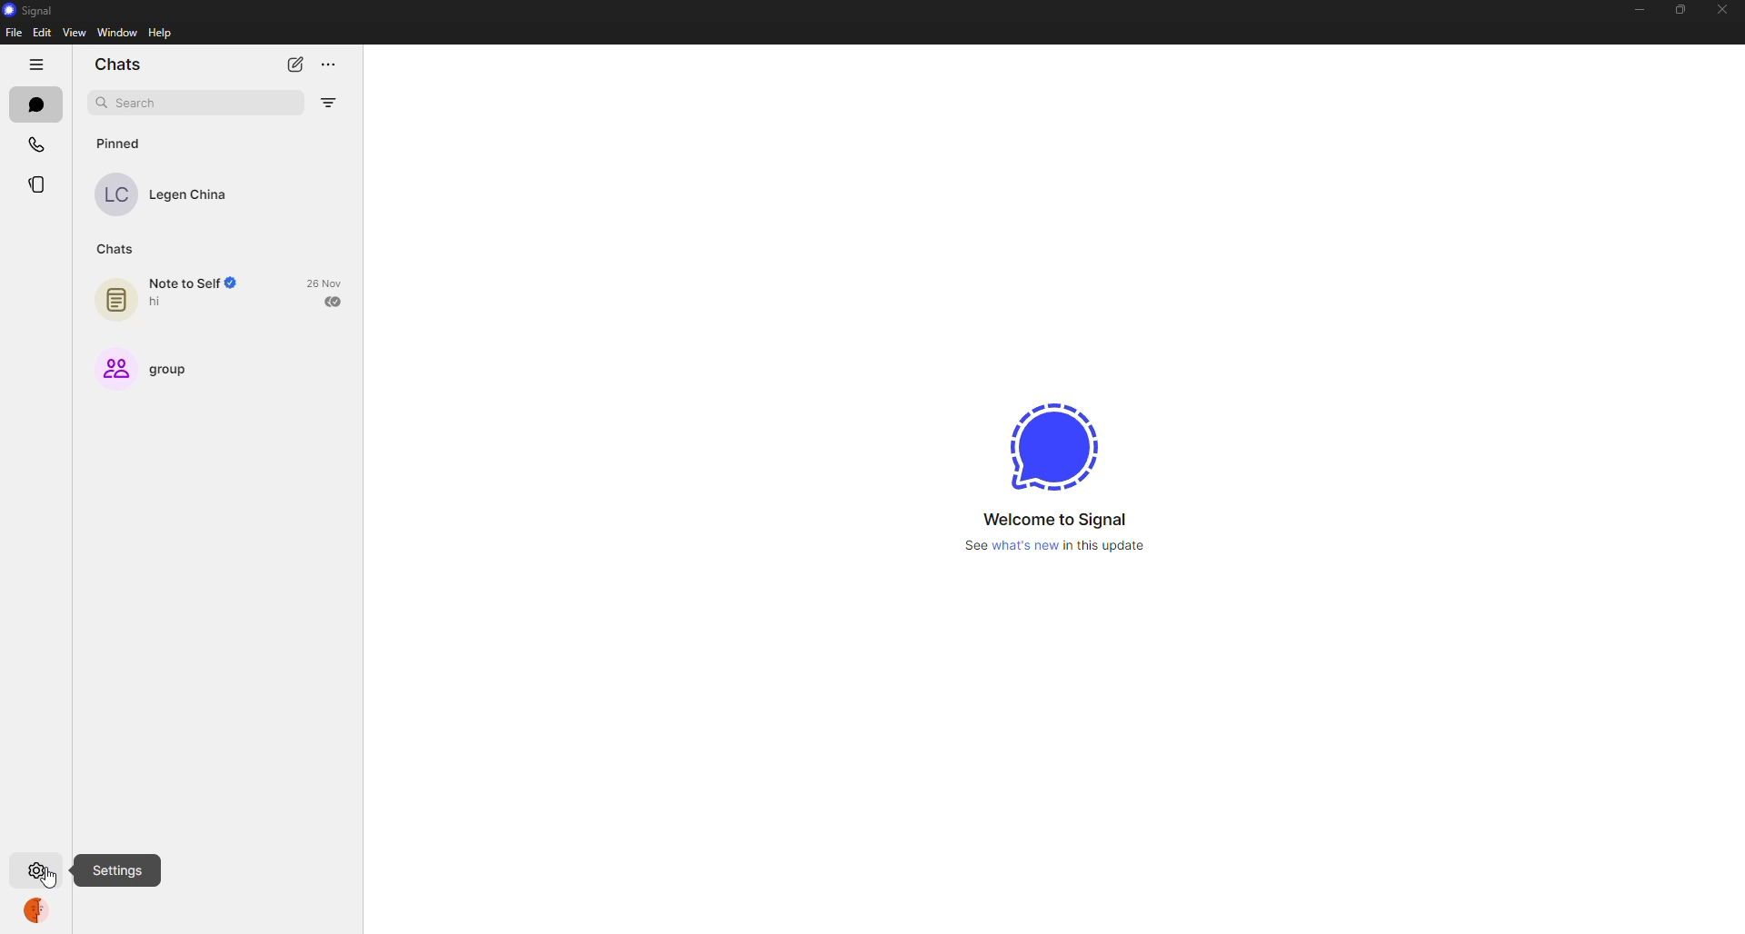 This screenshot has height=934, width=1745. I want to click on edit, so click(42, 33).